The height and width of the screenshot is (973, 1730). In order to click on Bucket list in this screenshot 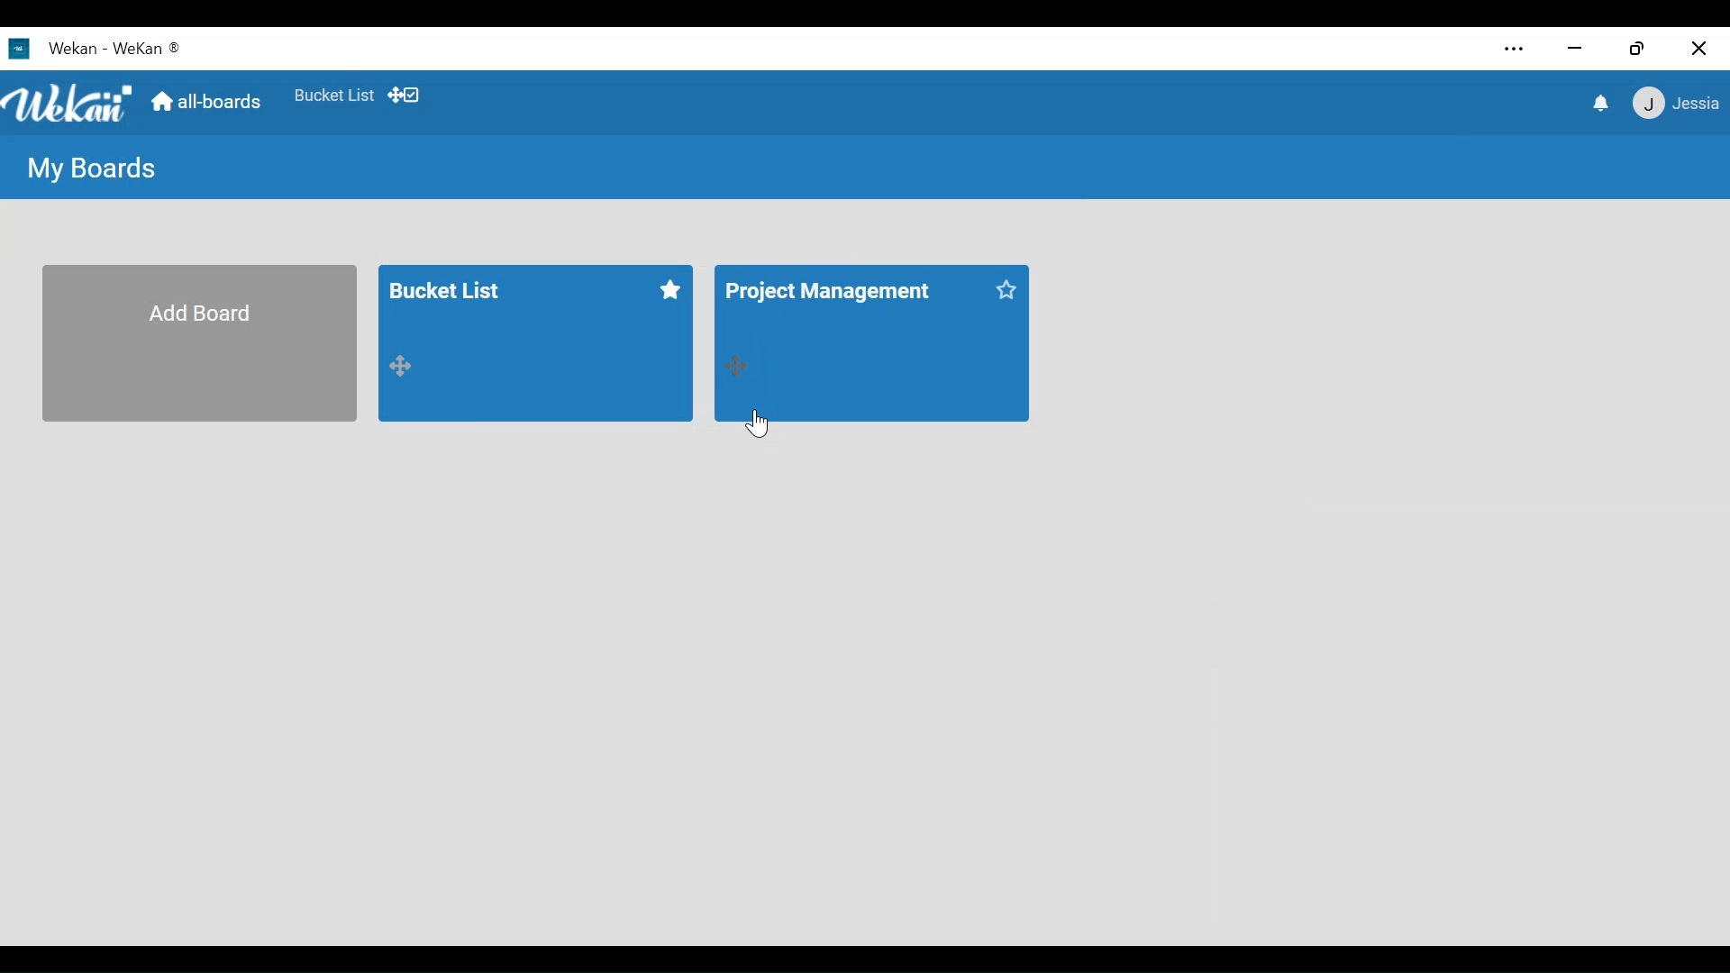, I will do `click(333, 99)`.